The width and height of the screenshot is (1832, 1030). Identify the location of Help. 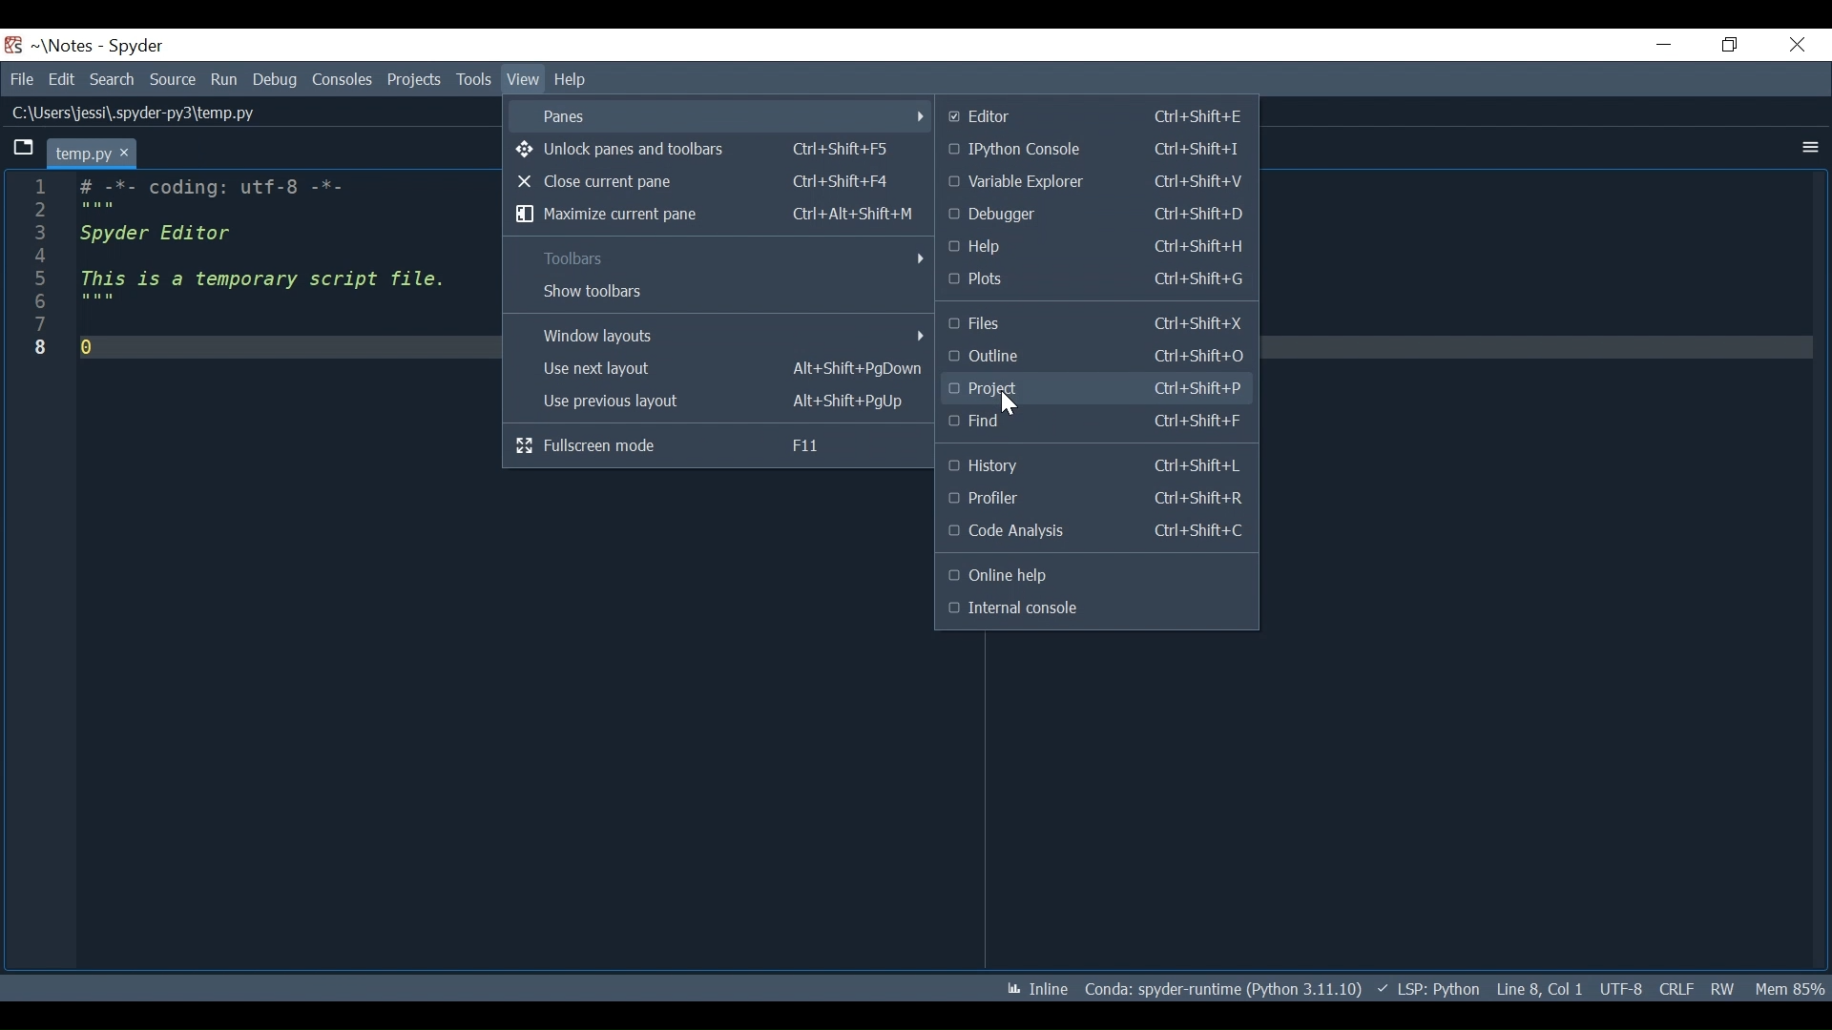
(572, 80).